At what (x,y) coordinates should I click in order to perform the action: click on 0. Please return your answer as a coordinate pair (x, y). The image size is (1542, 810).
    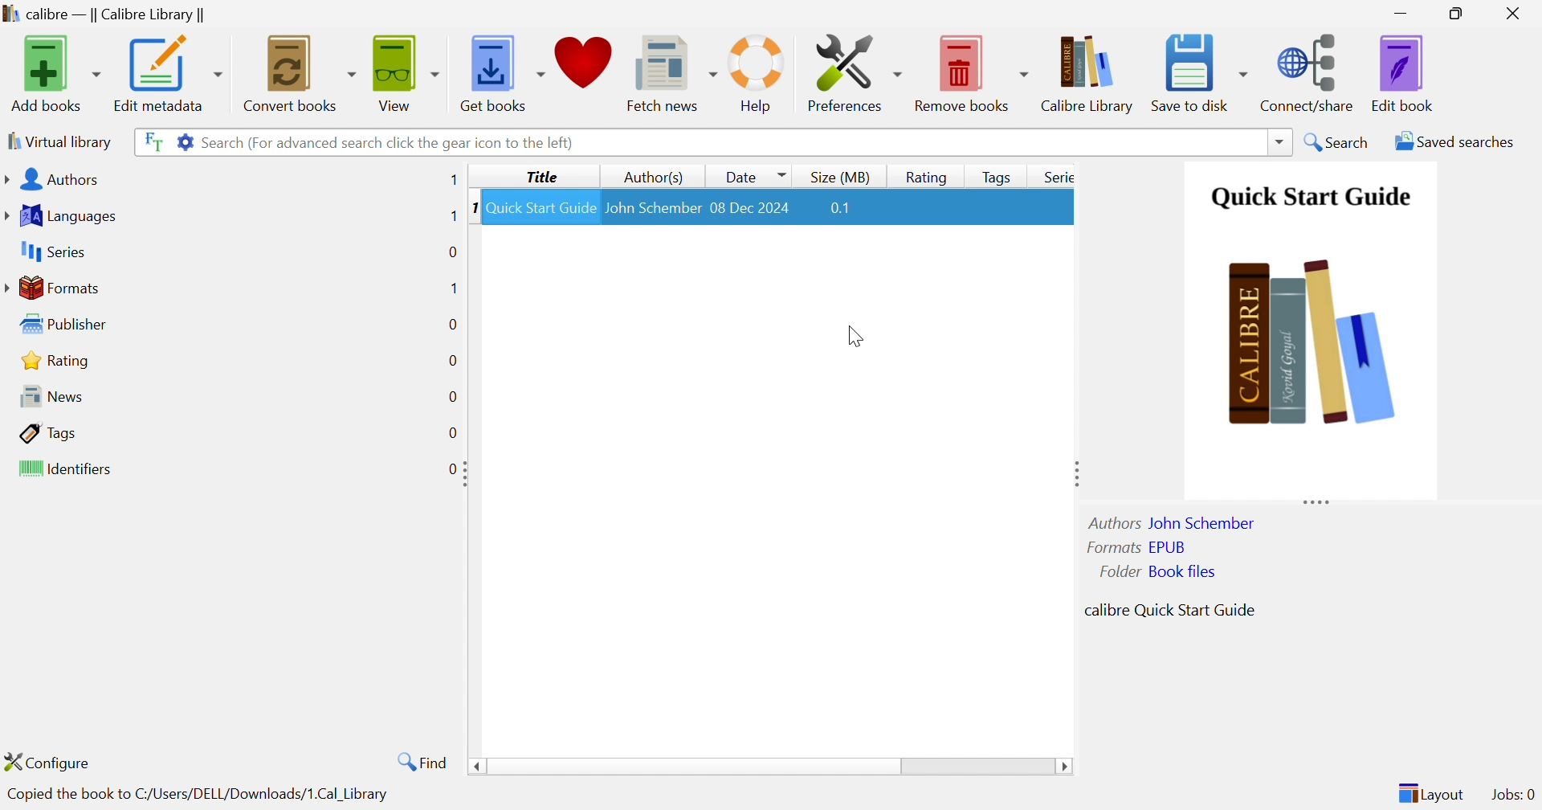
    Looking at the image, I should click on (446, 469).